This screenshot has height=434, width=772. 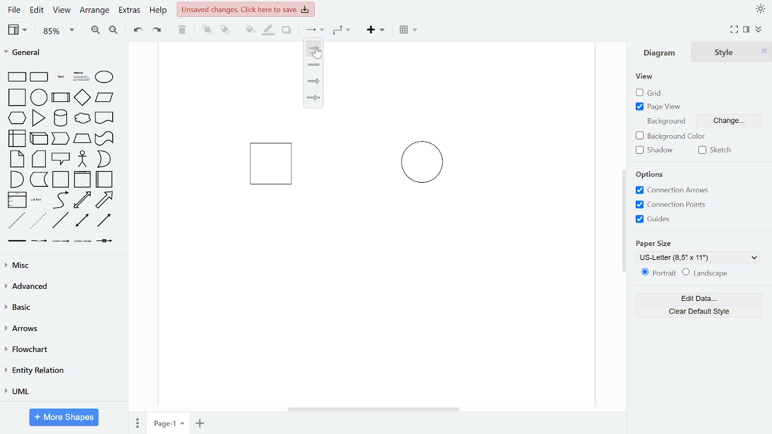 What do you see at coordinates (82, 98) in the screenshot?
I see `diamond` at bounding box center [82, 98].